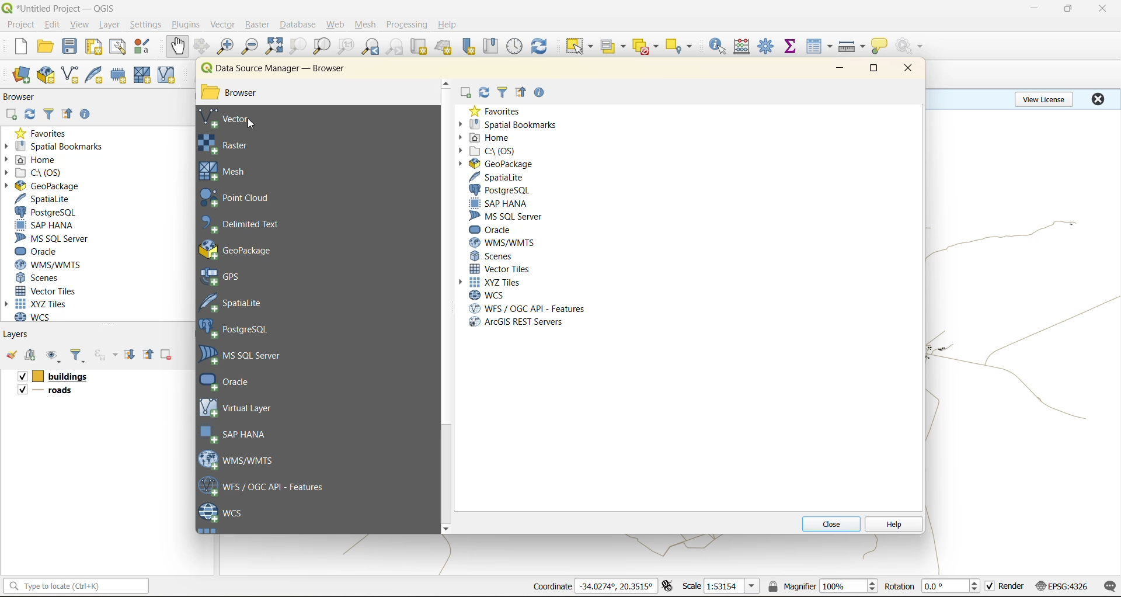 This screenshot has width=1121, height=597. I want to click on new, so click(19, 46).